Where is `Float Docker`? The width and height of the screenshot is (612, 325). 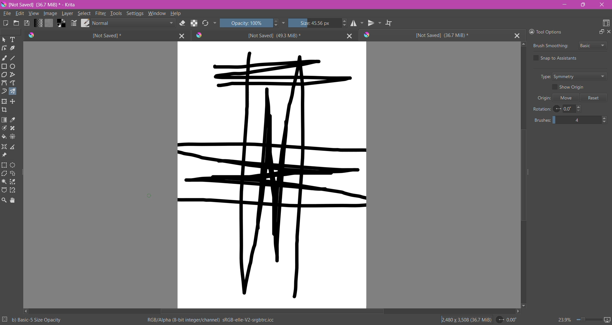 Float Docker is located at coordinates (601, 32).